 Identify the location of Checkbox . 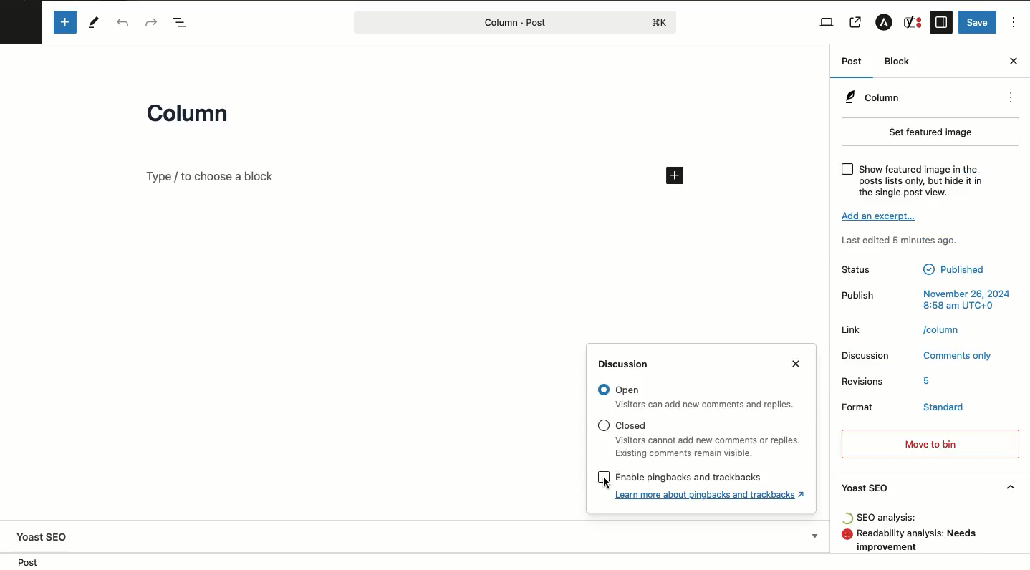
(603, 425).